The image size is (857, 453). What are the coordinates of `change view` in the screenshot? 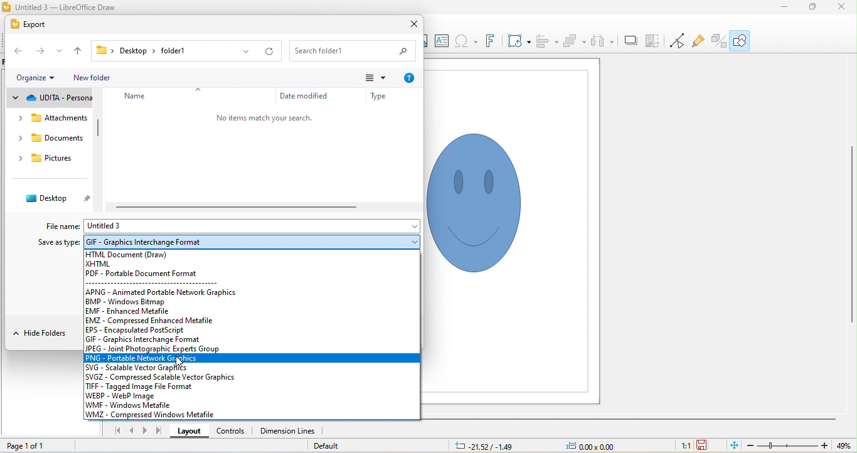 It's located at (377, 78).